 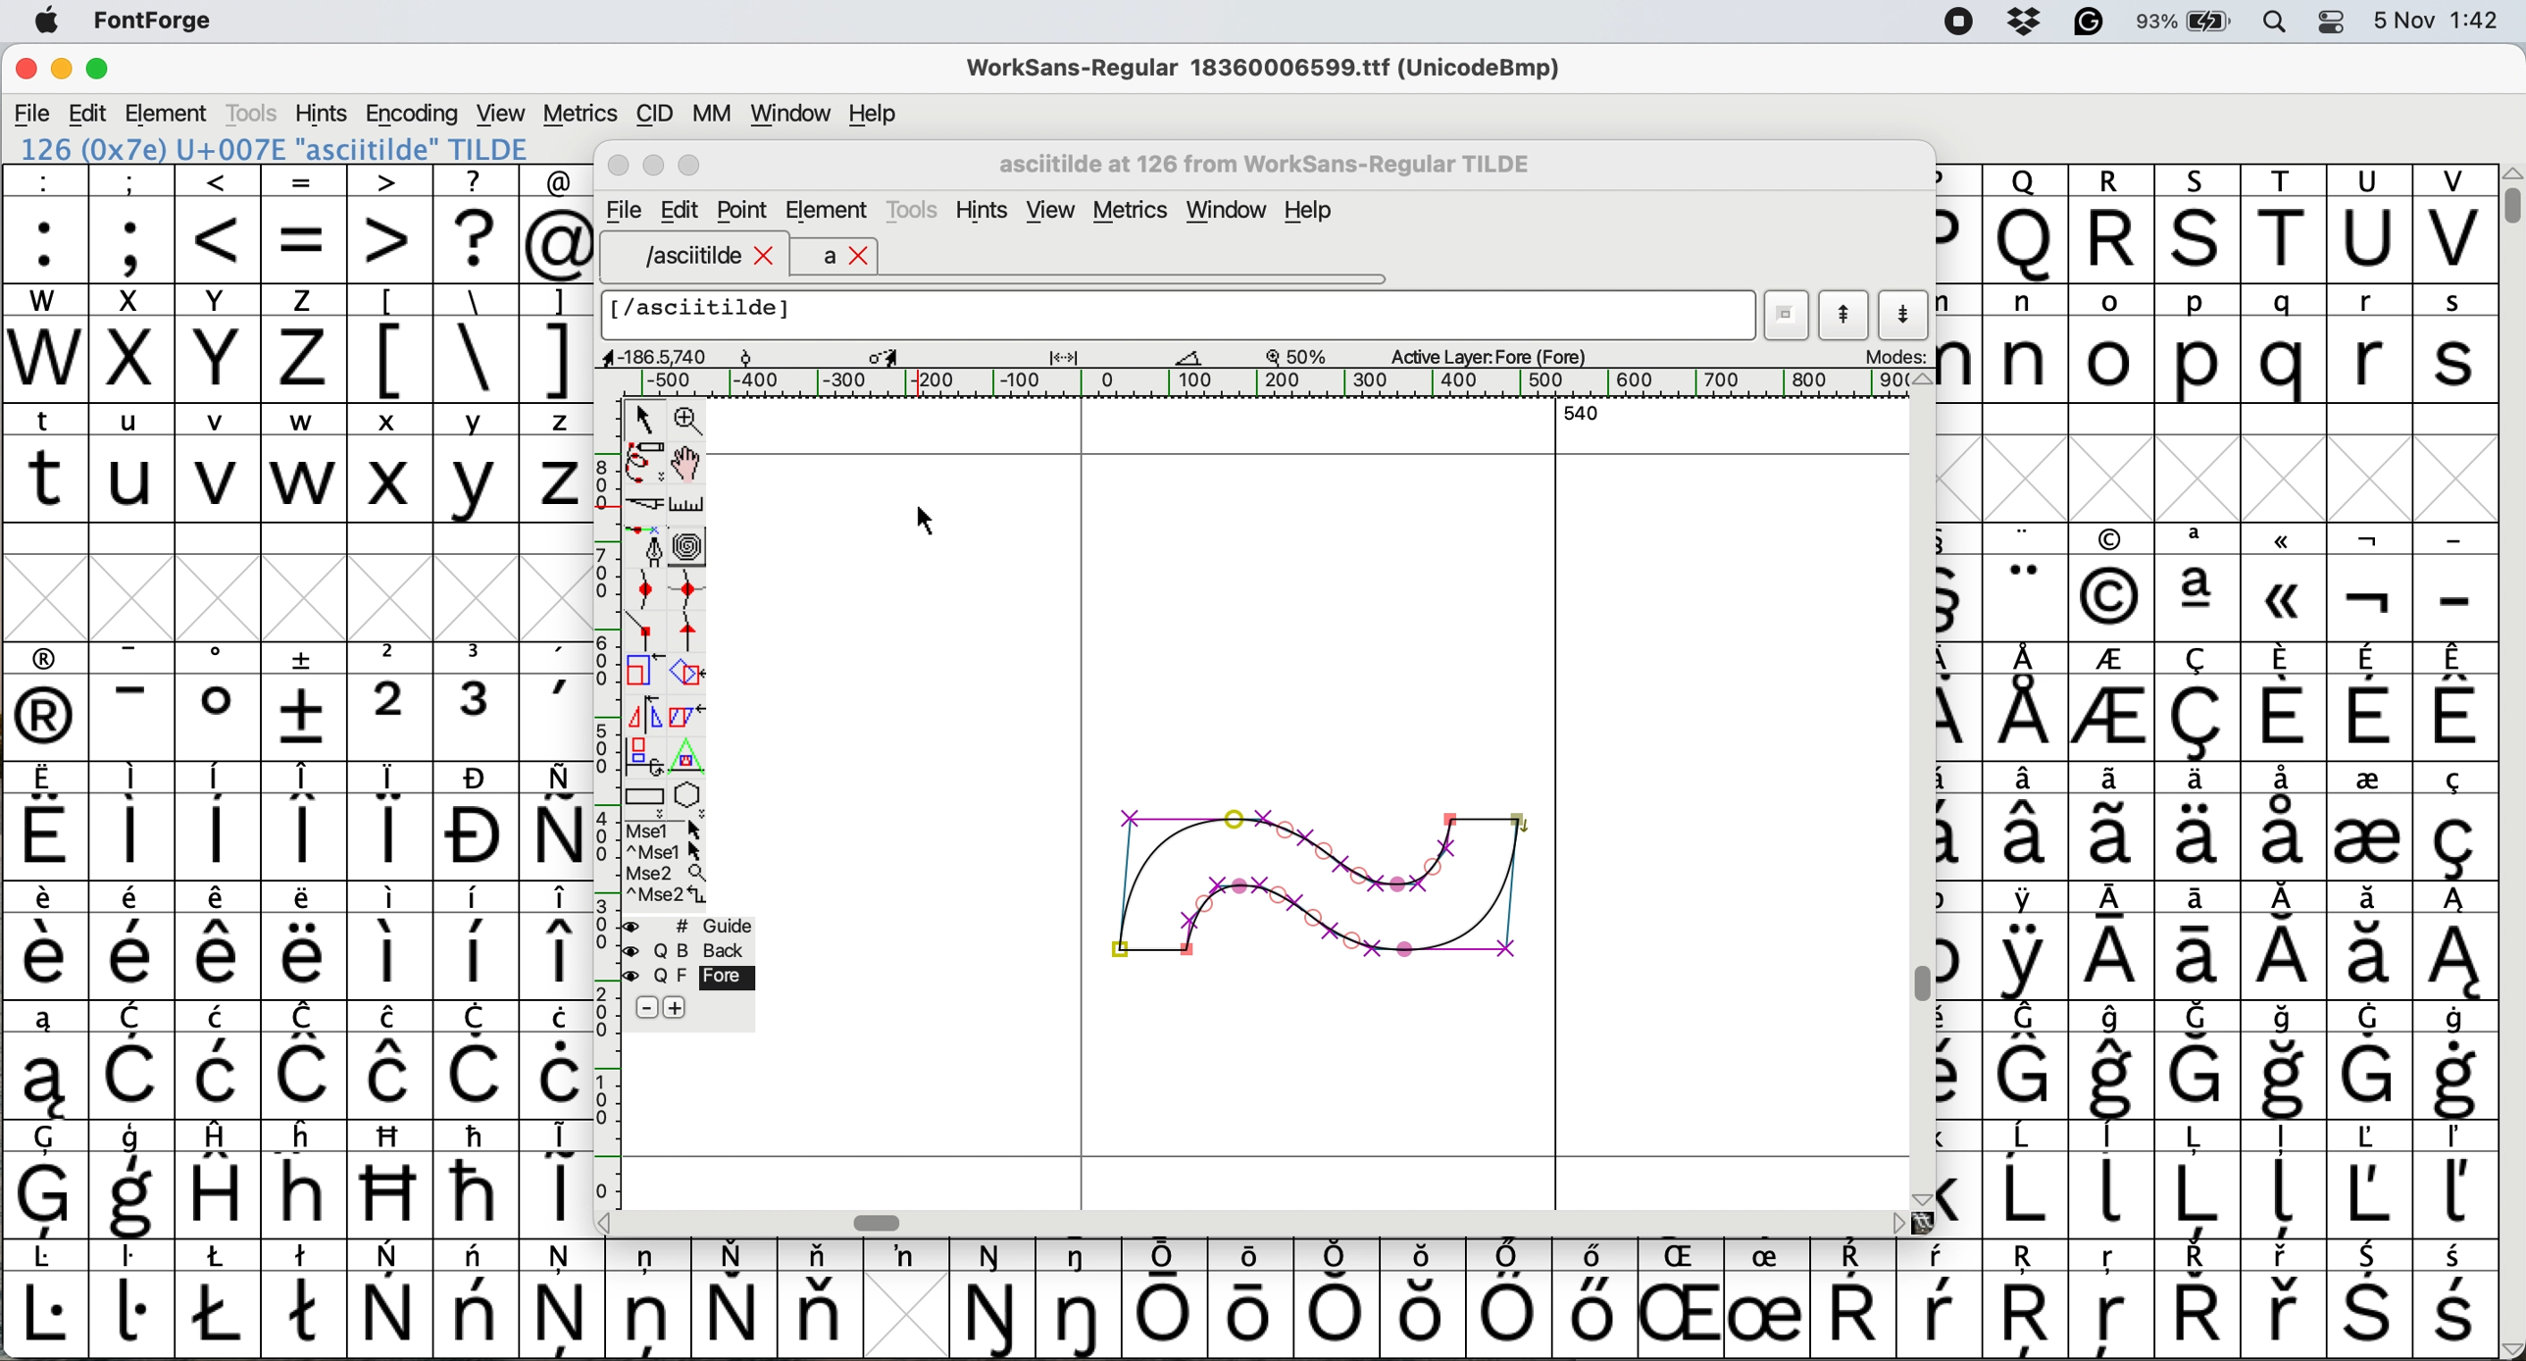 What do you see at coordinates (47, 1180) in the screenshot?
I see `symbol` at bounding box center [47, 1180].